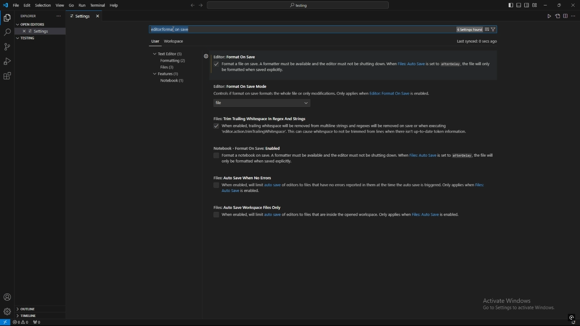 The width and height of the screenshot is (580, 326). What do you see at coordinates (41, 31) in the screenshot?
I see `settings` at bounding box center [41, 31].